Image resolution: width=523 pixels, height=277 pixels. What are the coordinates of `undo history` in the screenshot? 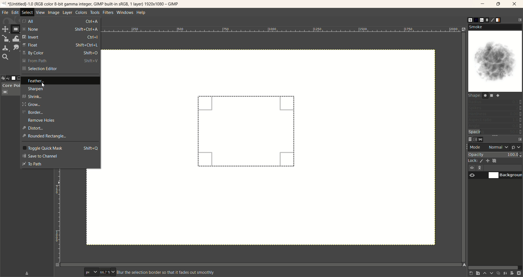 It's located at (8, 79).